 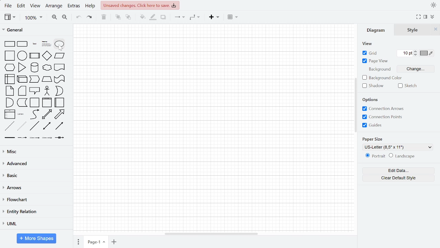 What do you see at coordinates (34, 188) in the screenshot?
I see `arrows` at bounding box center [34, 188].